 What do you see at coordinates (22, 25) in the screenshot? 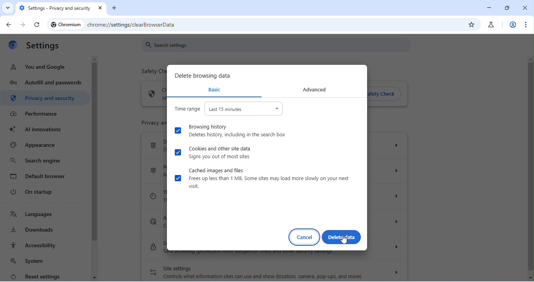
I see `forward` at bounding box center [22, 25].